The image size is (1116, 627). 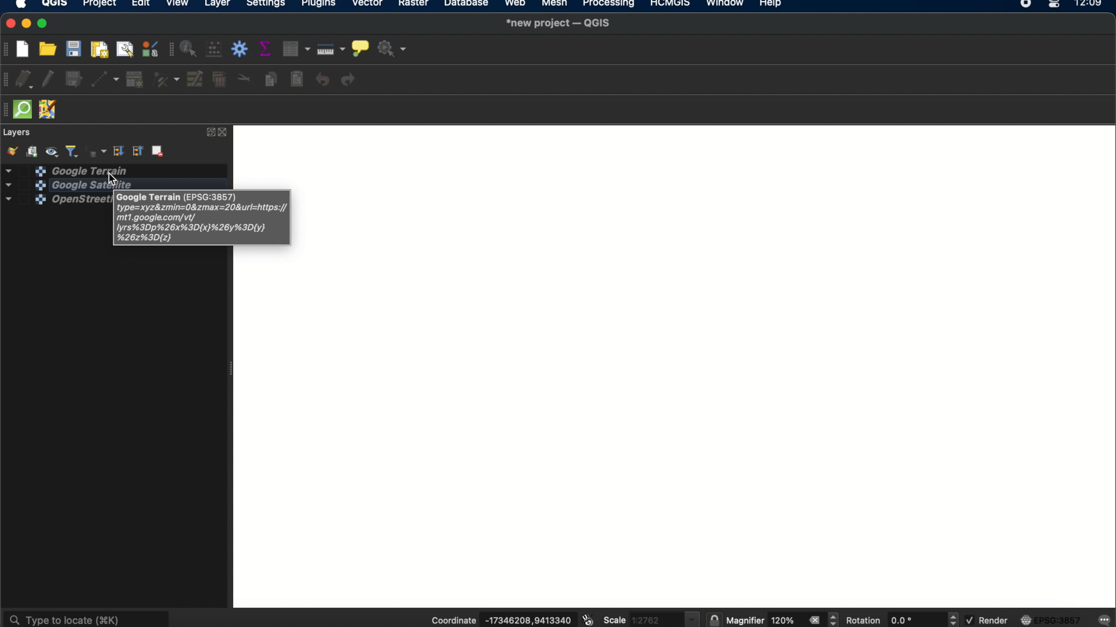 What do you see at coordinates (986, 620) in the screenshot?
I see `render` at bounding box center [986, 620].